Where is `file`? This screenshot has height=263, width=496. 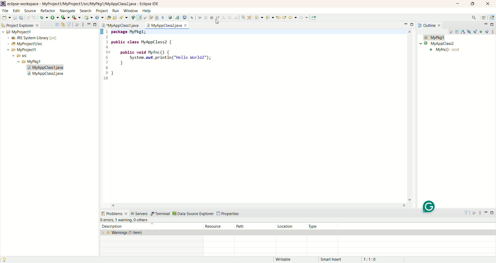 file is located at coordinates (6, 12).